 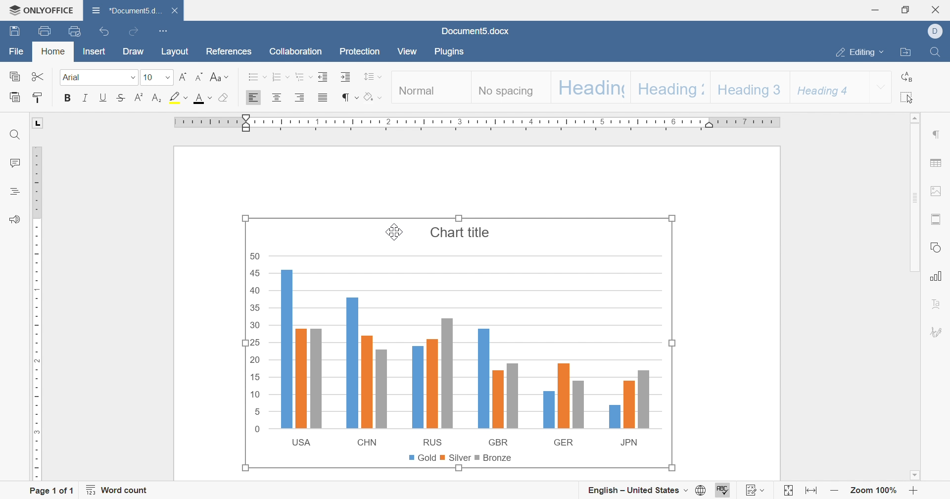 What do you see at coordinates (936, 163) in the screenshot?
I see `table settings` at bounding box center [936, 163].